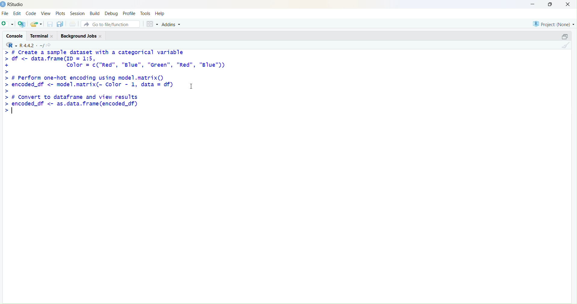  Describe the element at coordinates (15, 36) in the screenshot. I see `console` at that location.